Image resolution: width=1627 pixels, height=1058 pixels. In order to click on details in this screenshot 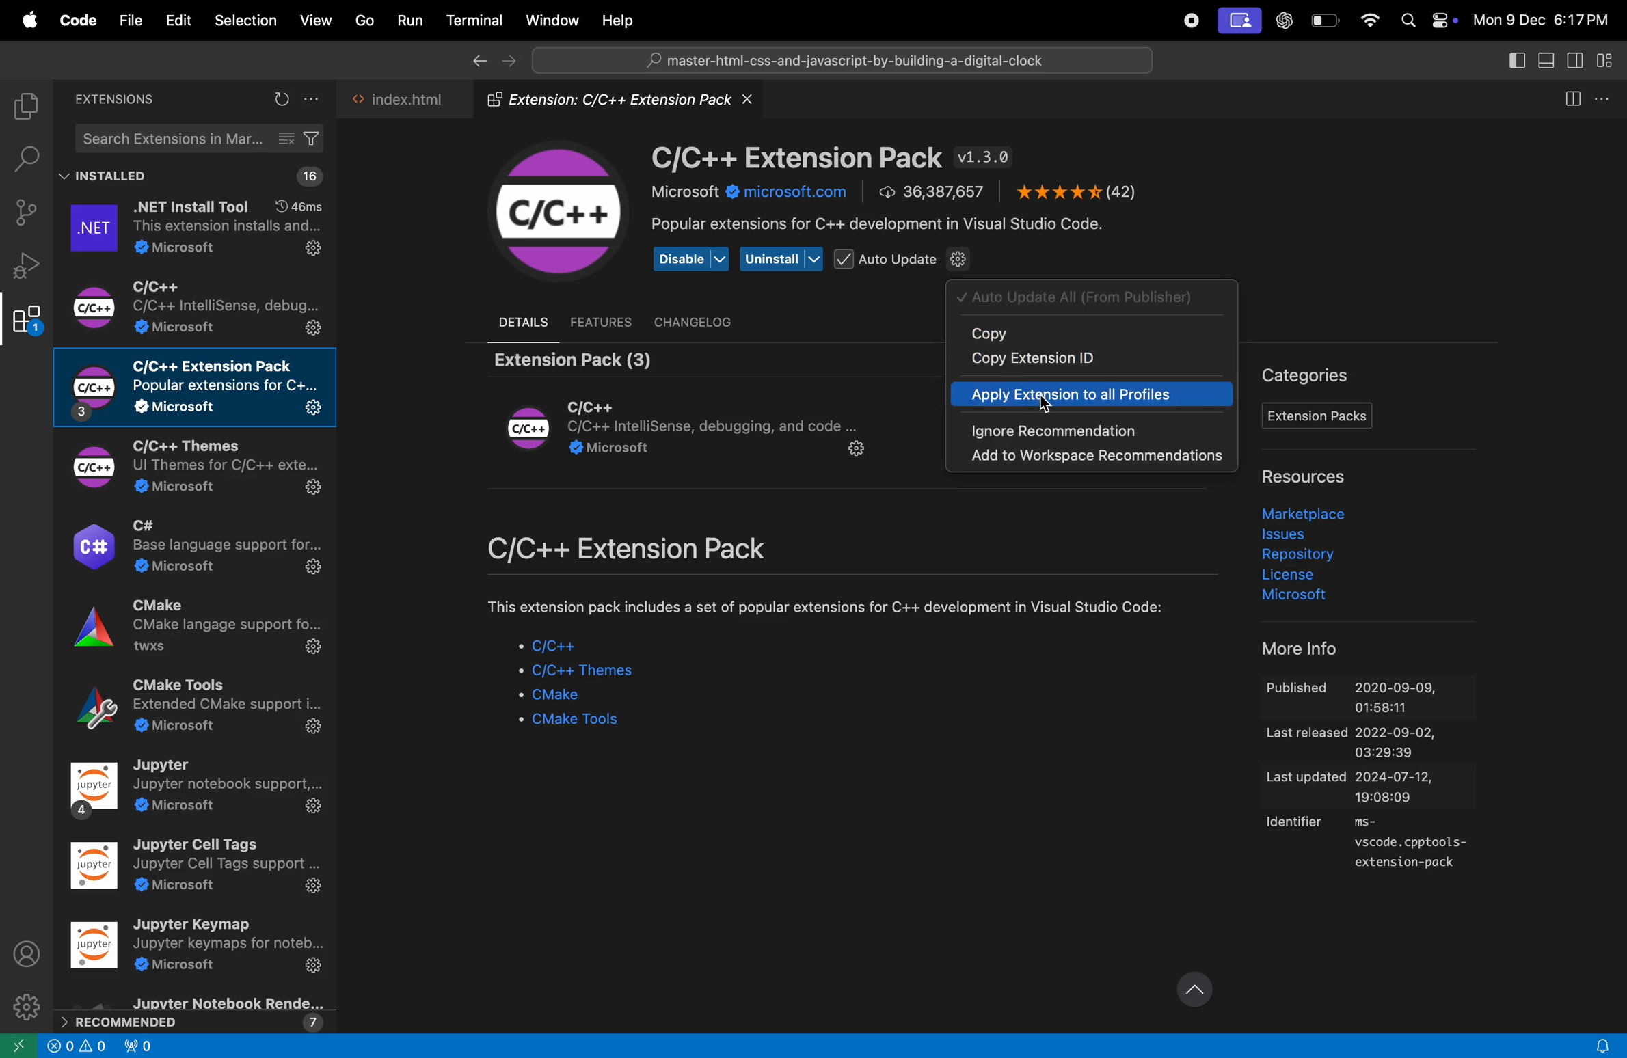, I will do `click(528, 320)`.